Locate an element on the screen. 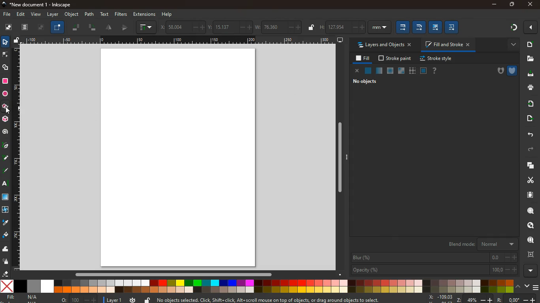 The height and width of the screenshot is (303, 540). height is located at coordinates (354, 26).